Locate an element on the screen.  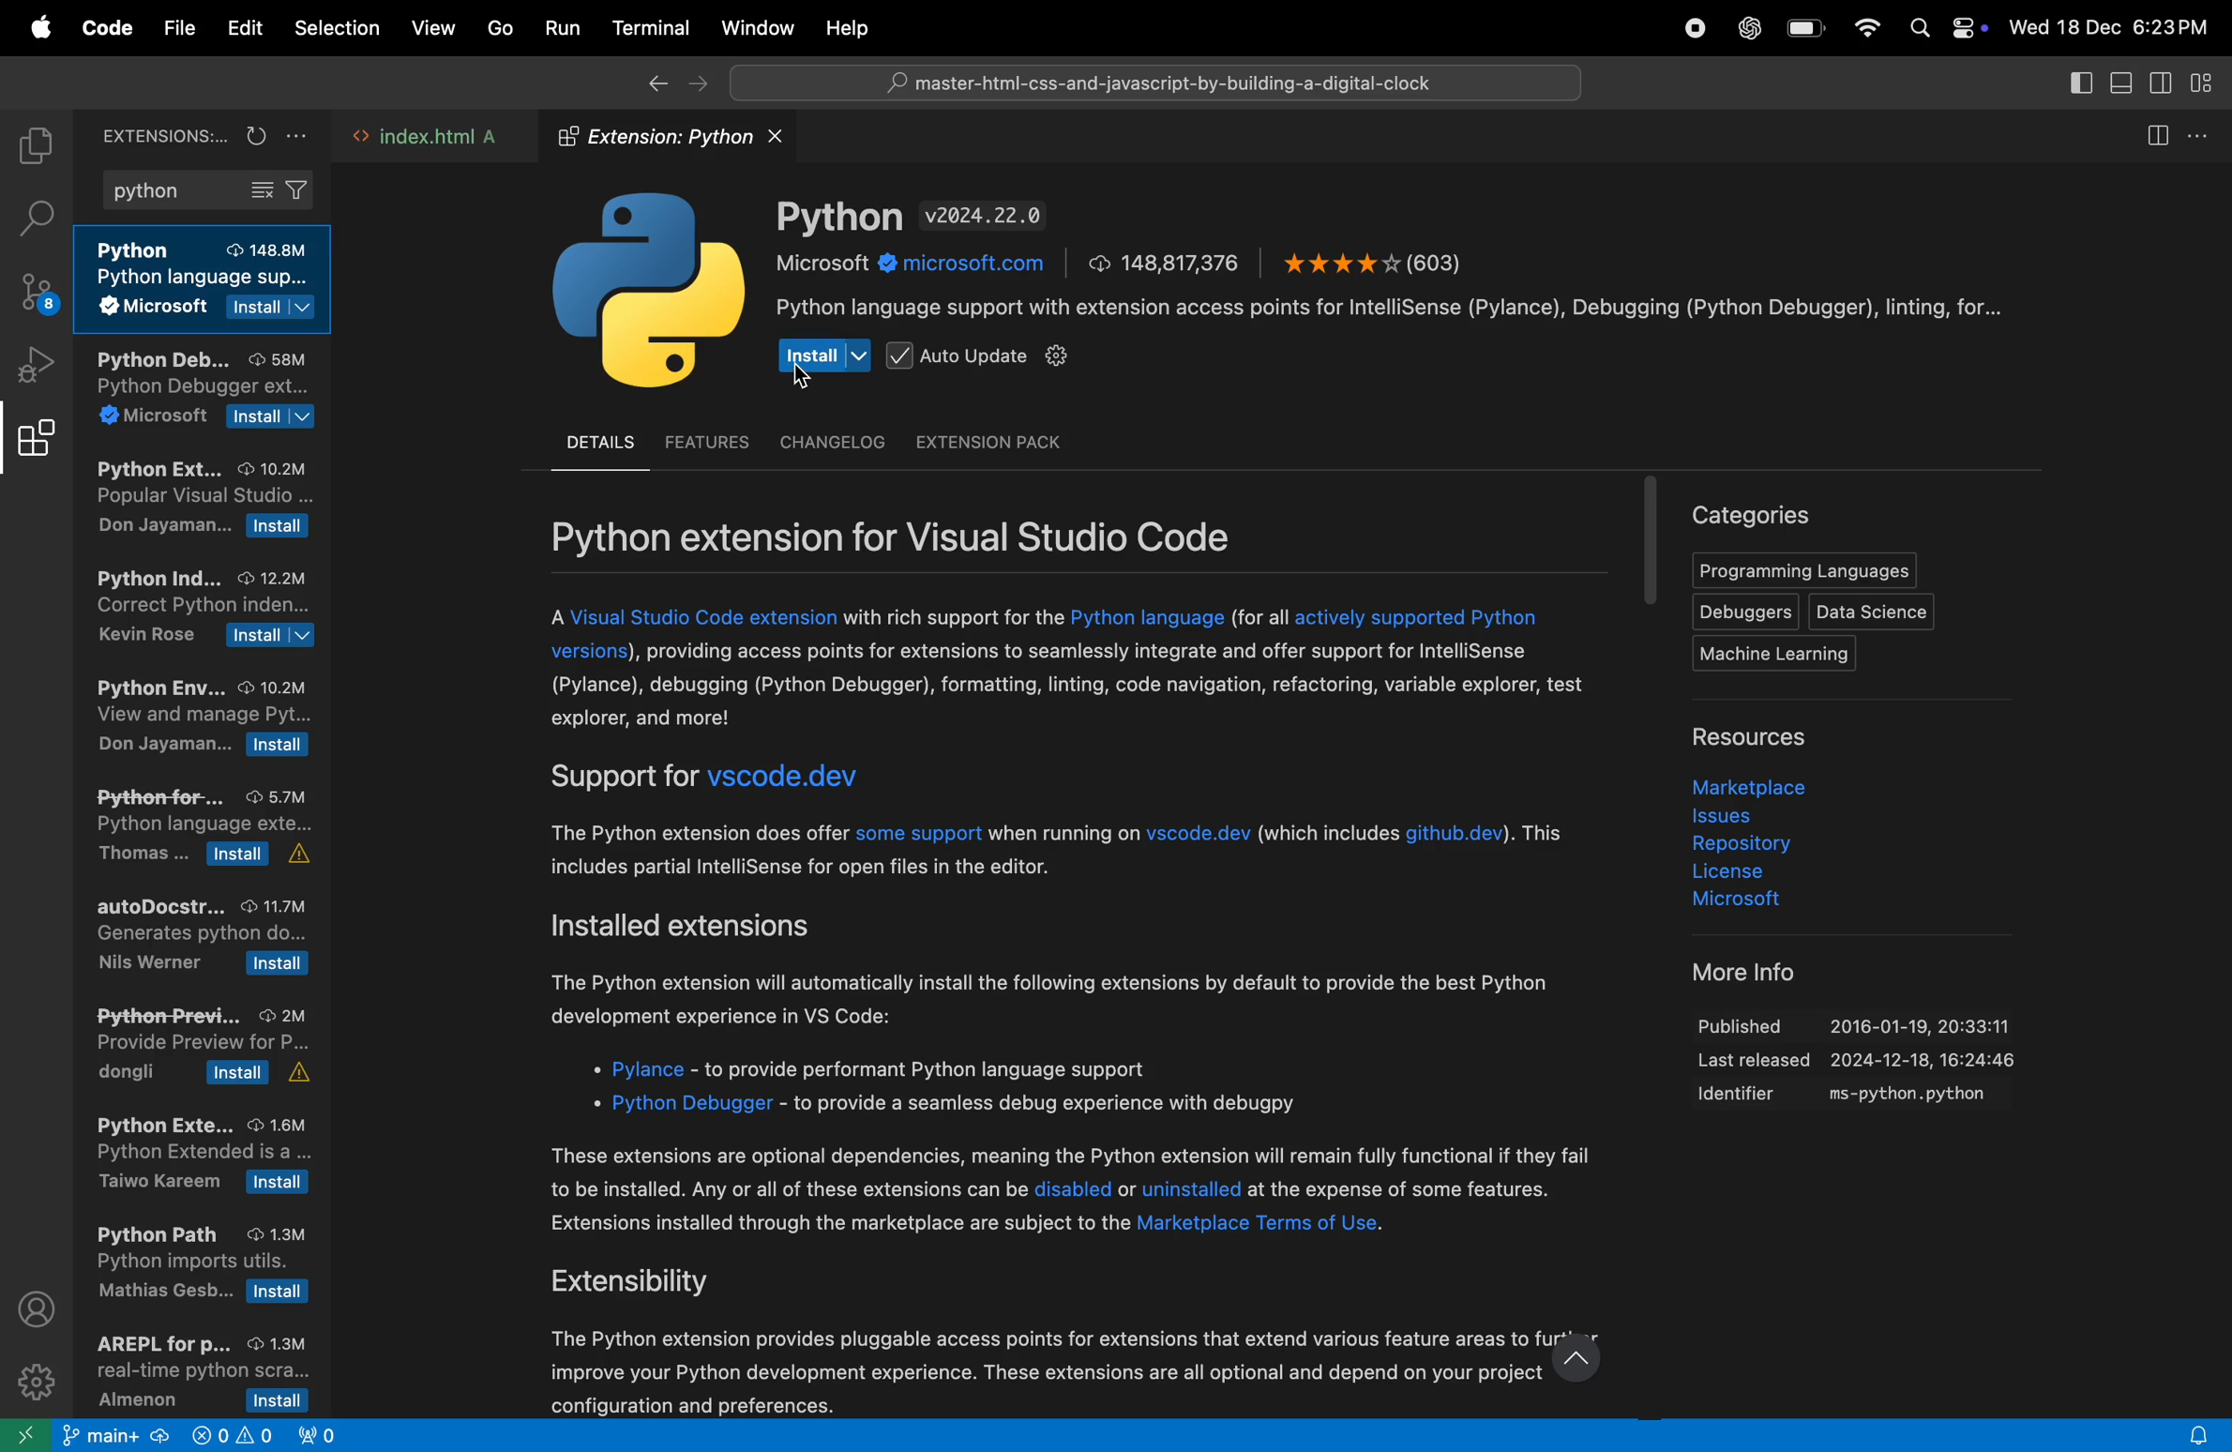
no problems is located at coordinates (229, 1438).